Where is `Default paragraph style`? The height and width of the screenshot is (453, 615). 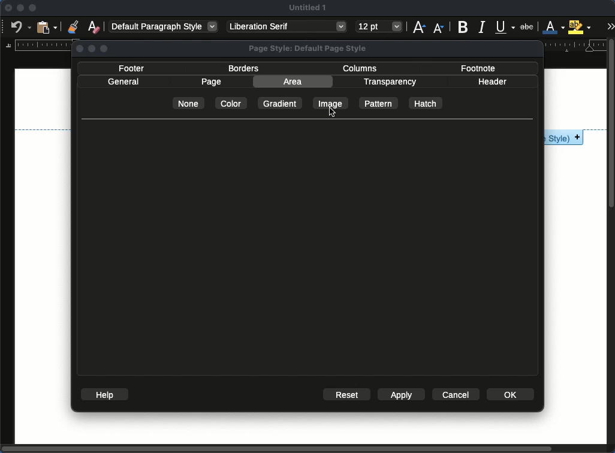
Default paragraph style is located at coordinates (163, 26).